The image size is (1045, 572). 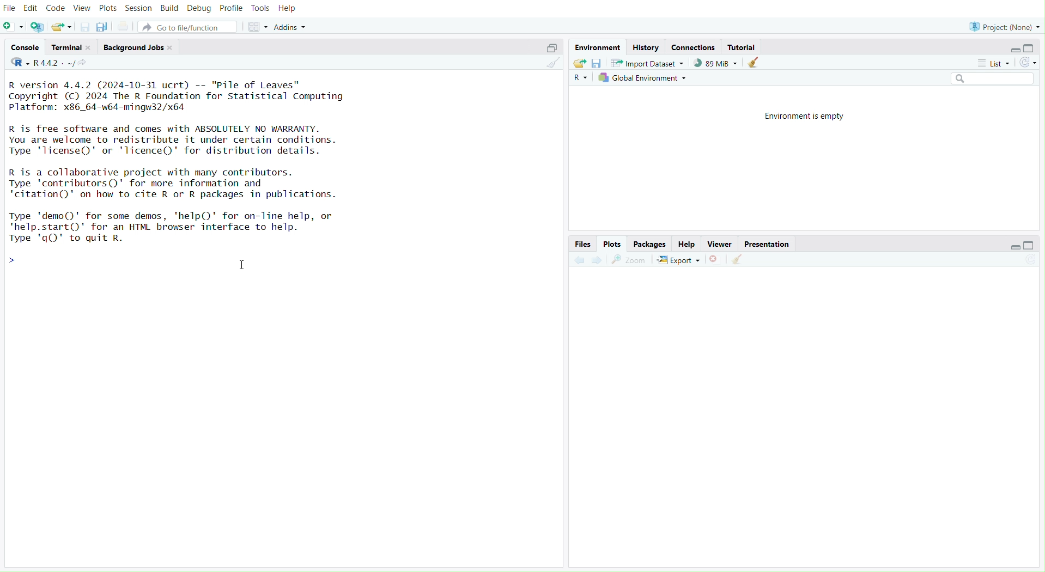 What do you see at coordinates (599, 45) in the screenshot?
I see `Environment` at bounding box center [599, 45].